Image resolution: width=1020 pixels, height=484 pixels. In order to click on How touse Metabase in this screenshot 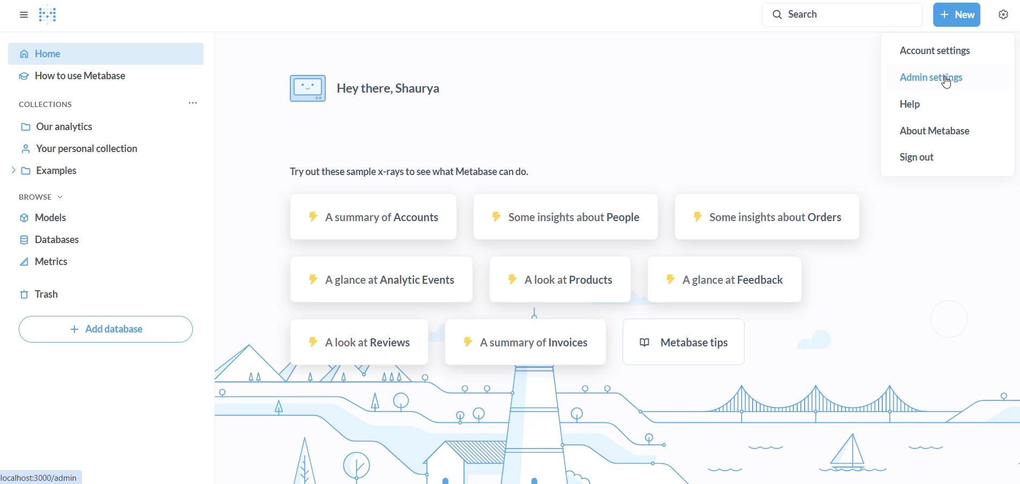, I will do `click(72, 78)`.